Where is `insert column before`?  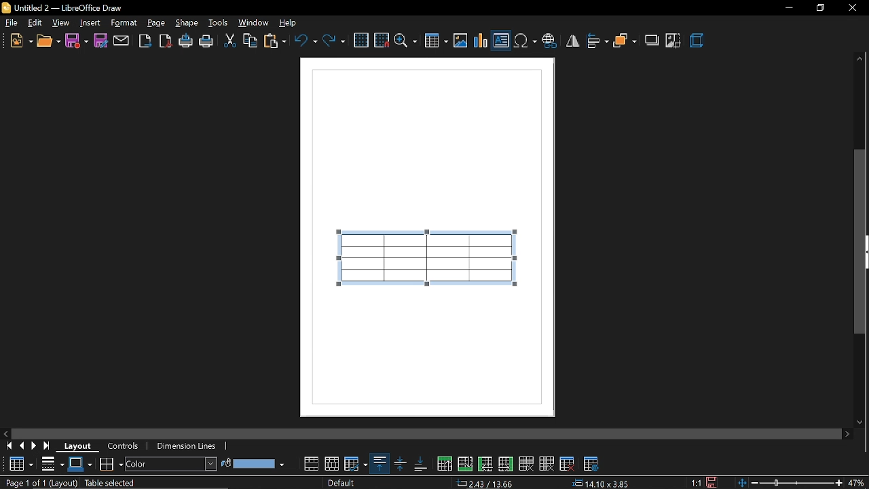
insert column before is located at coordinates (485, 464).